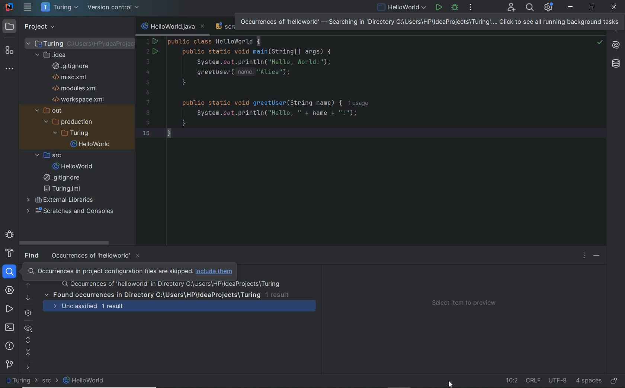 The image size is (625, 388). I want to click on cursor, so click(452, 382).